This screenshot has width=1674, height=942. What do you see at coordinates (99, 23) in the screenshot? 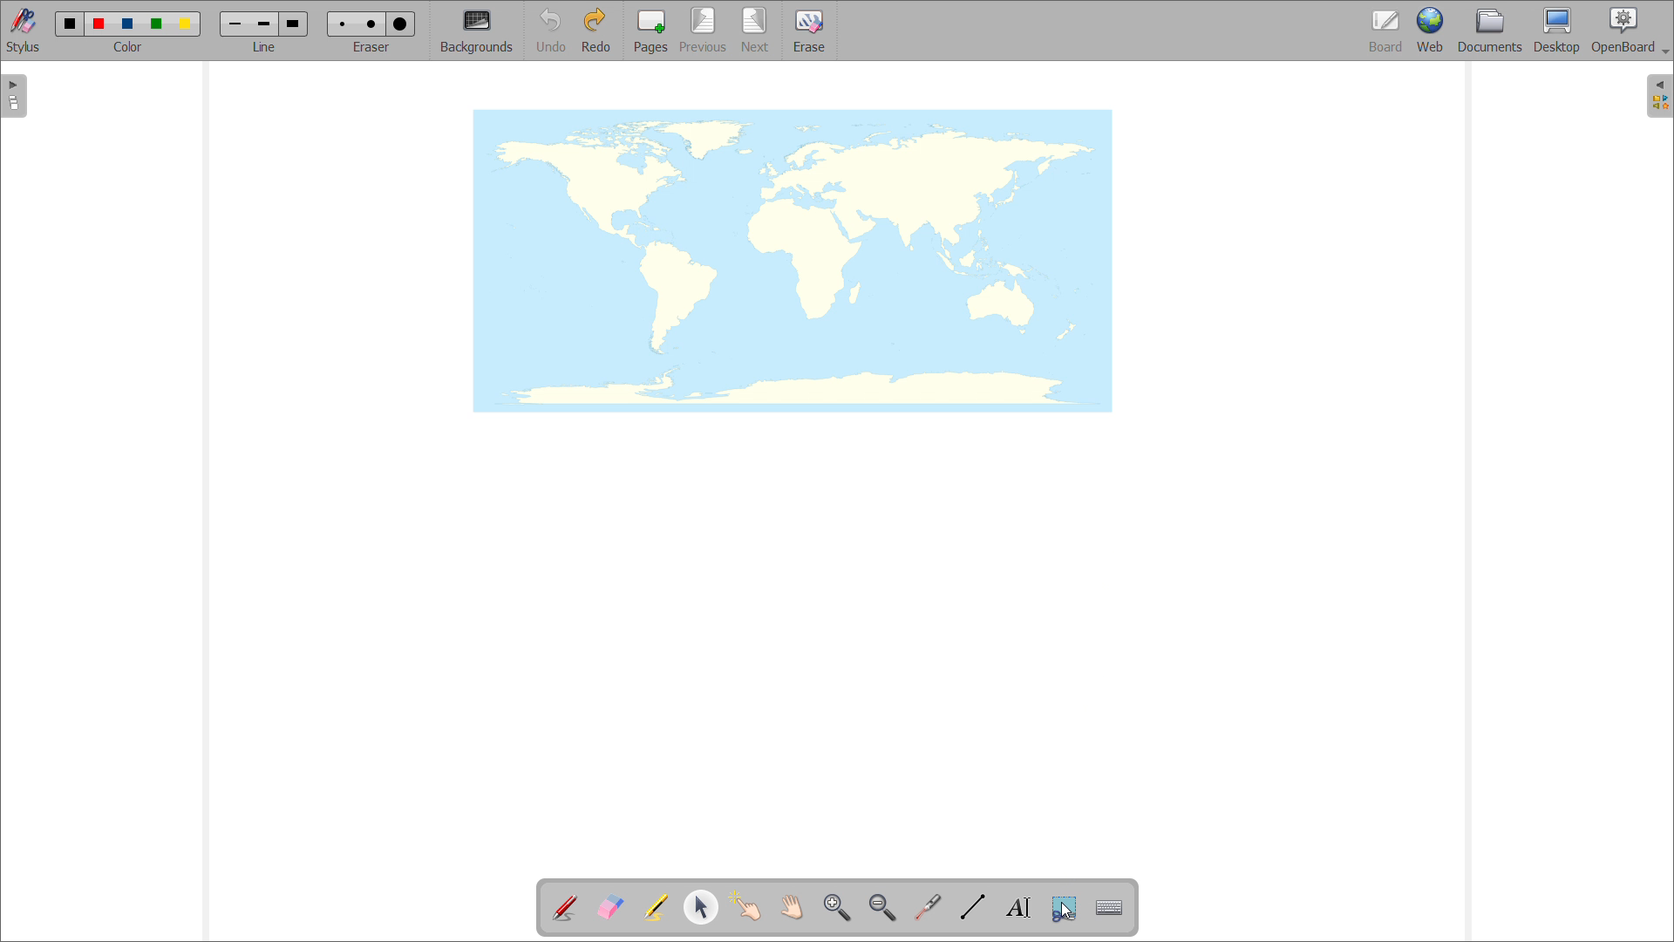
I see `red` at bounding box center [99, 23].